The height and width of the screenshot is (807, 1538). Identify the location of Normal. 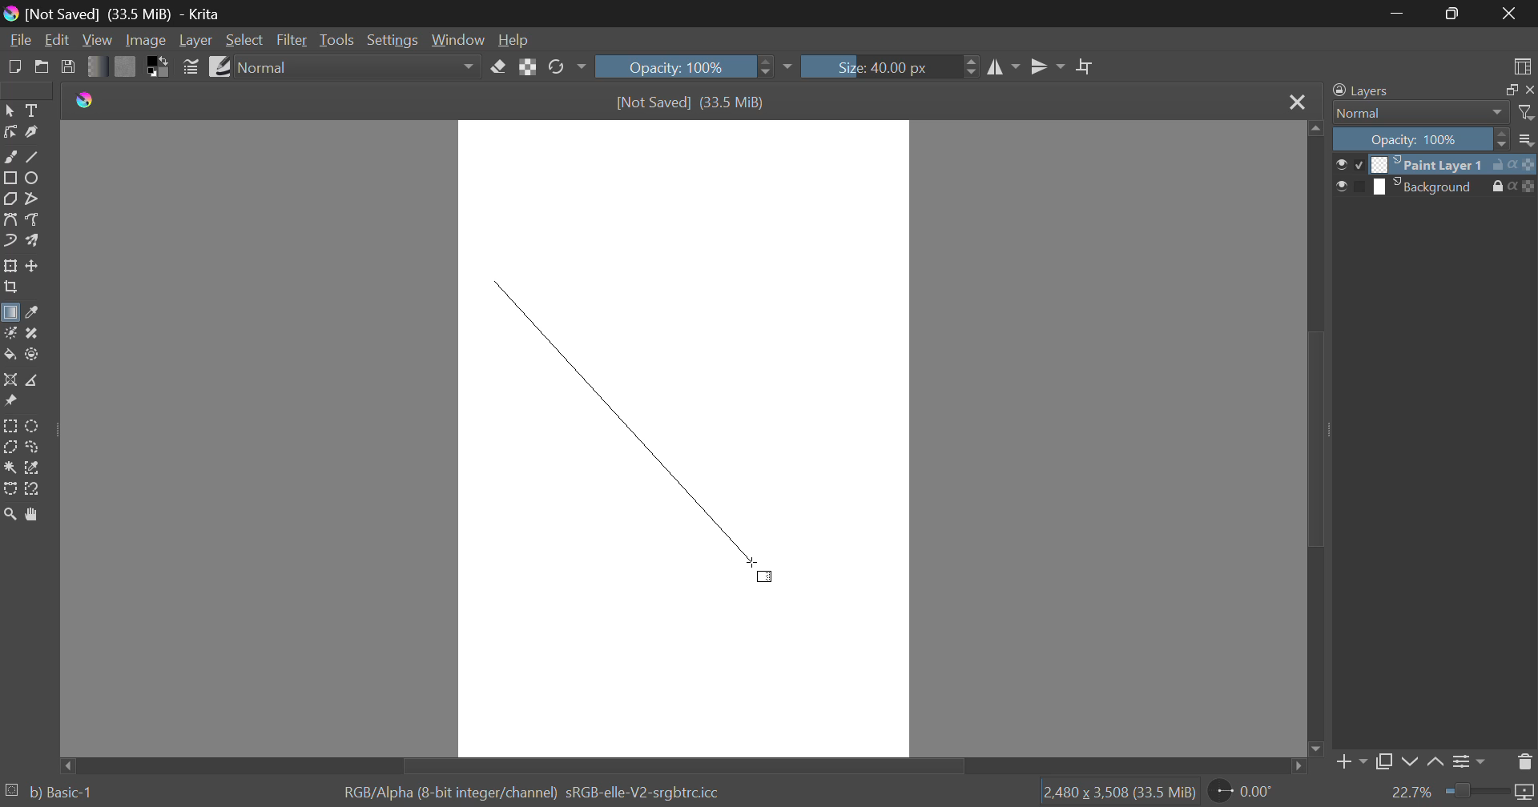
(1411, 113).